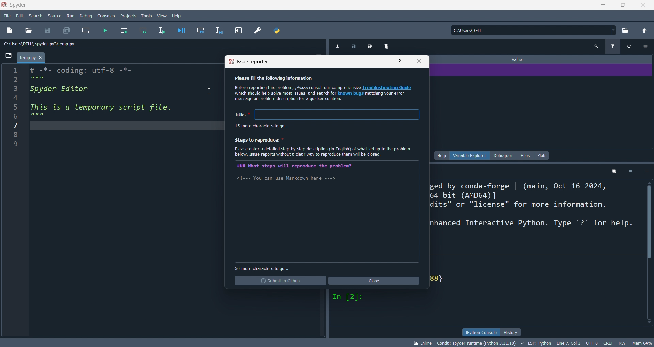  What do you see at coordinates (106, 16) in the screenshot?
I see `console` at bounding box center [106, 16].